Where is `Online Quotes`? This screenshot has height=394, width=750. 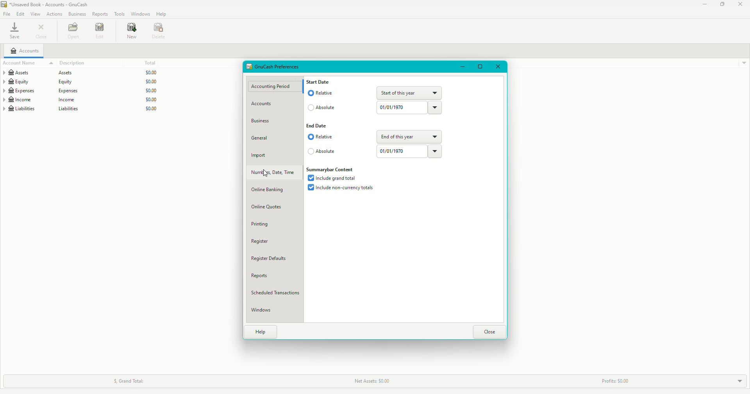 Online Quotes is located at coordinates (271, 206).